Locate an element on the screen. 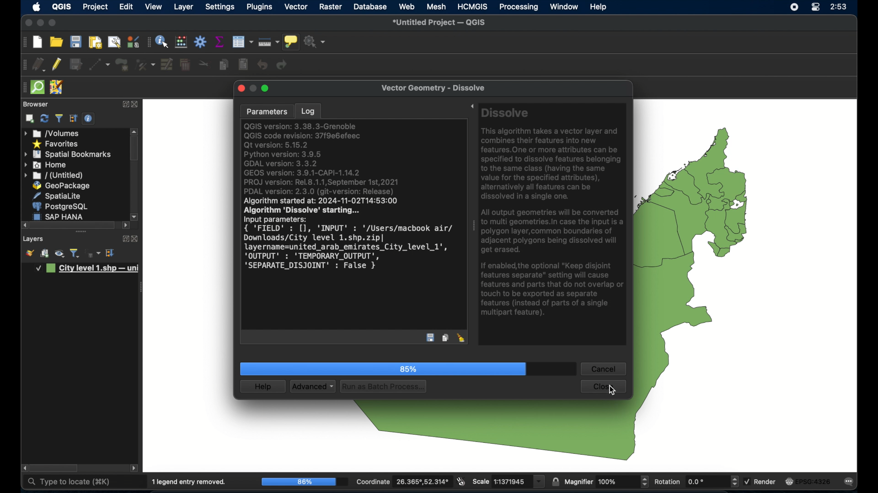  drag handle is located at coordinates (143, 287).